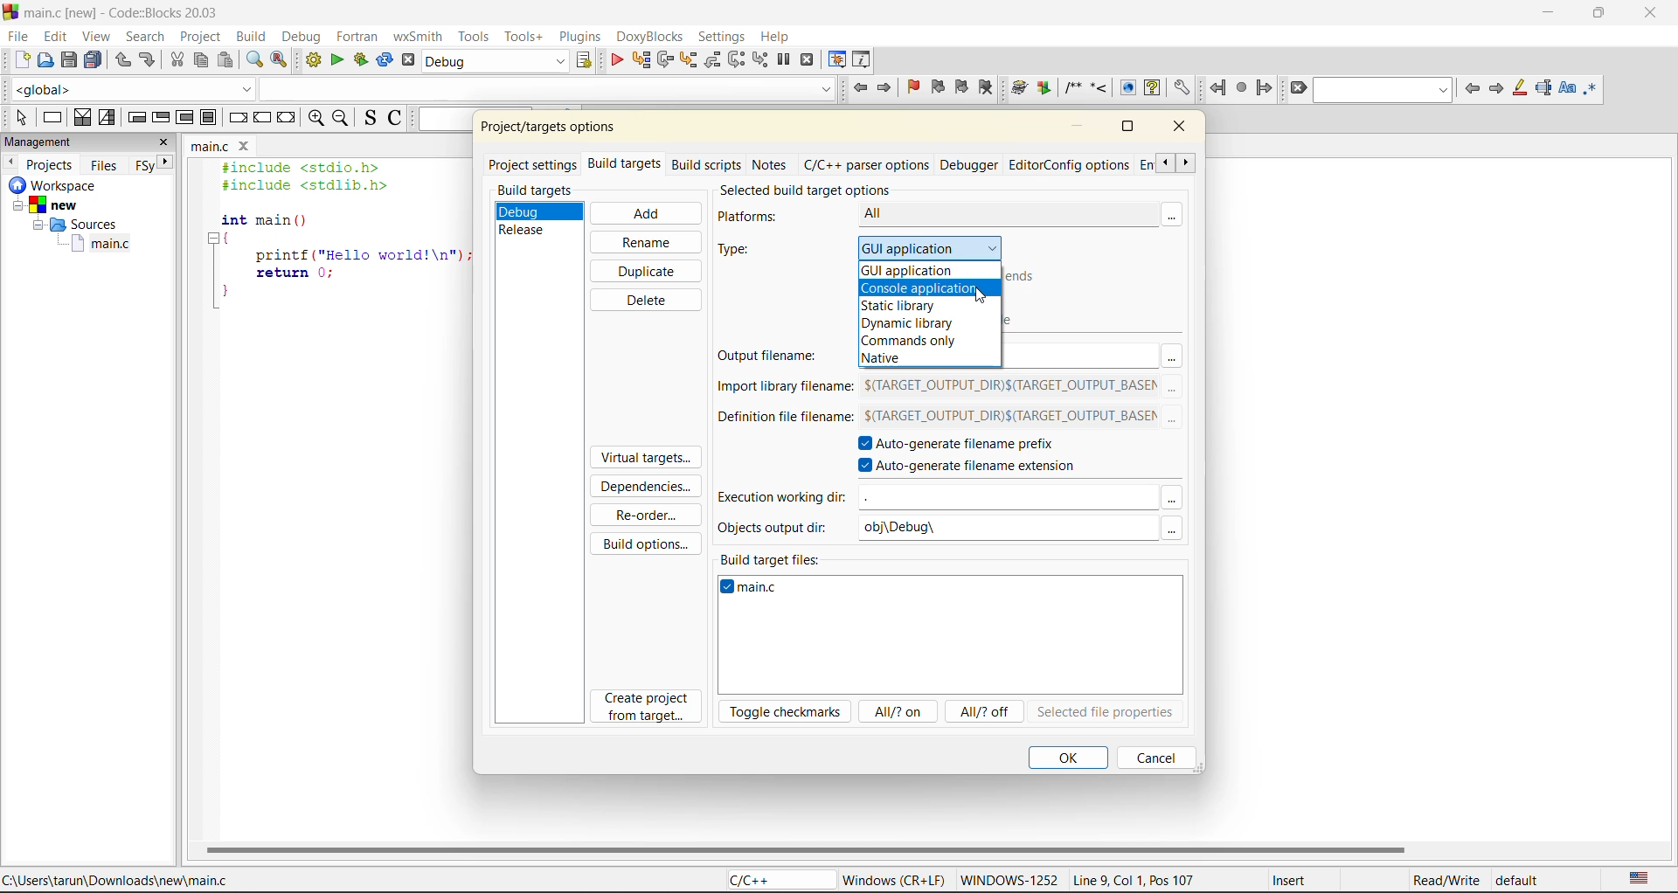  Describe the element at coordinates (105, 166) in the screenshot. I see `files` at that location.